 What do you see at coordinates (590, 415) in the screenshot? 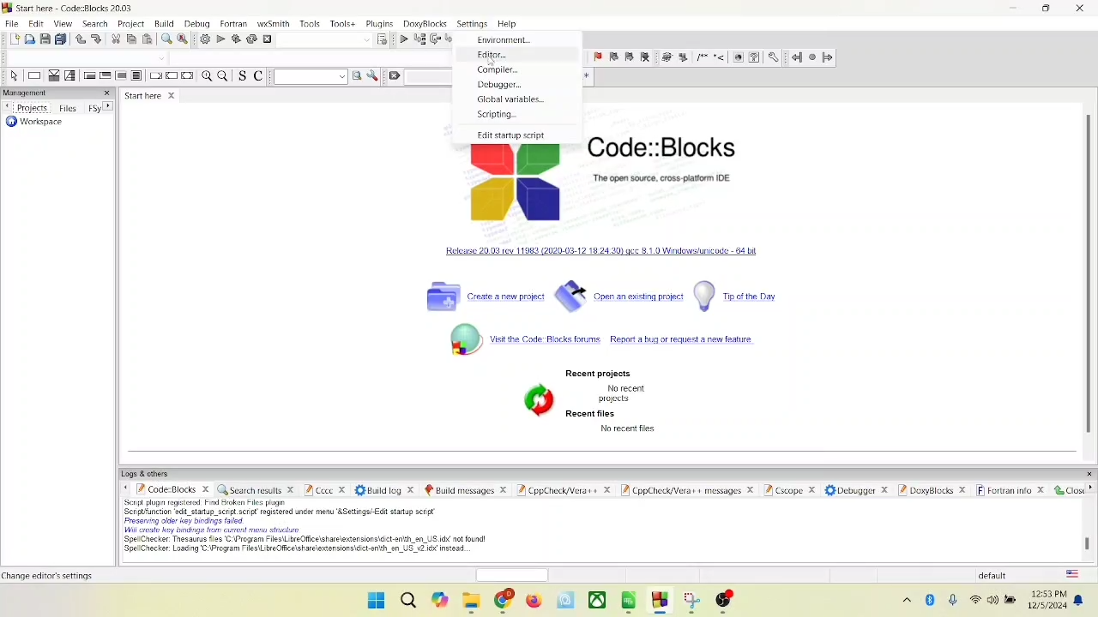
I see `recent files` at bounding box center [590, 415].